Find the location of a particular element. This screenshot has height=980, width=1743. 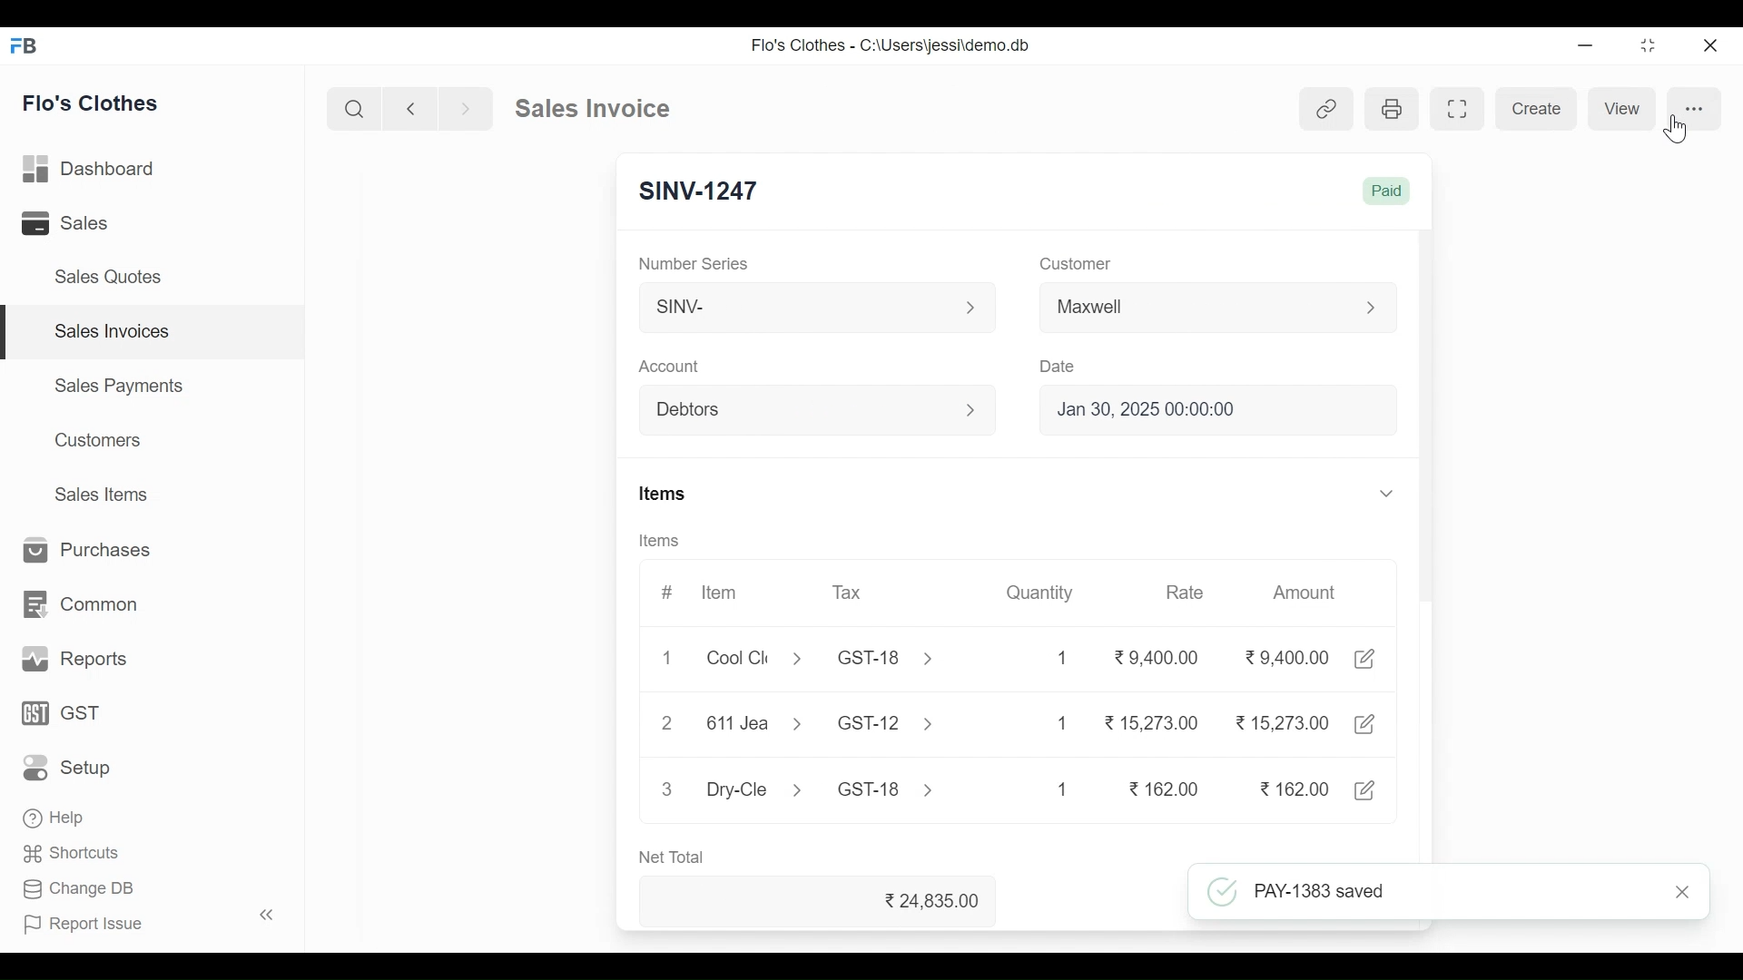

Sales Quotes is located at coordinates (105, 277).